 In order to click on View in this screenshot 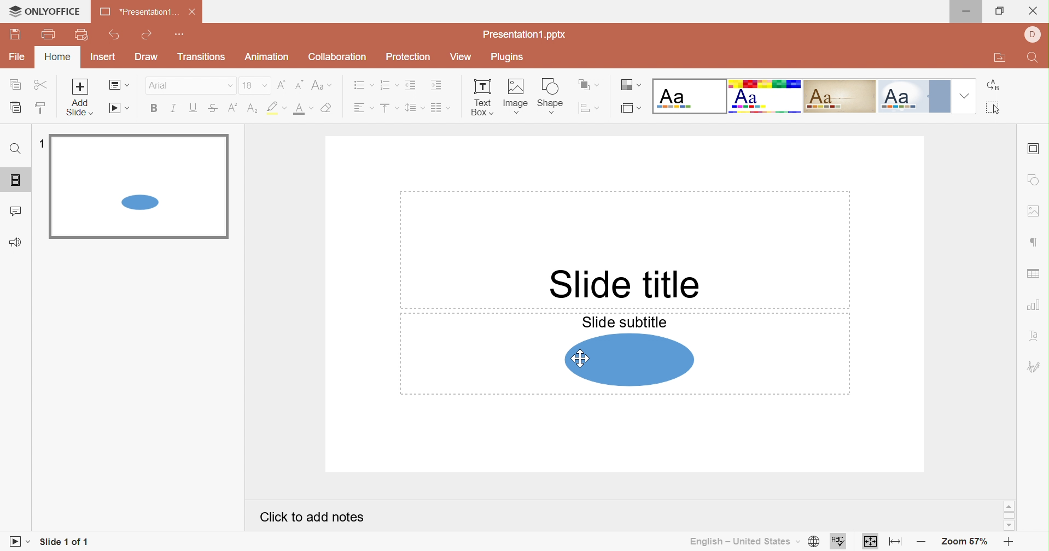, I will do `click(461, 58)`.